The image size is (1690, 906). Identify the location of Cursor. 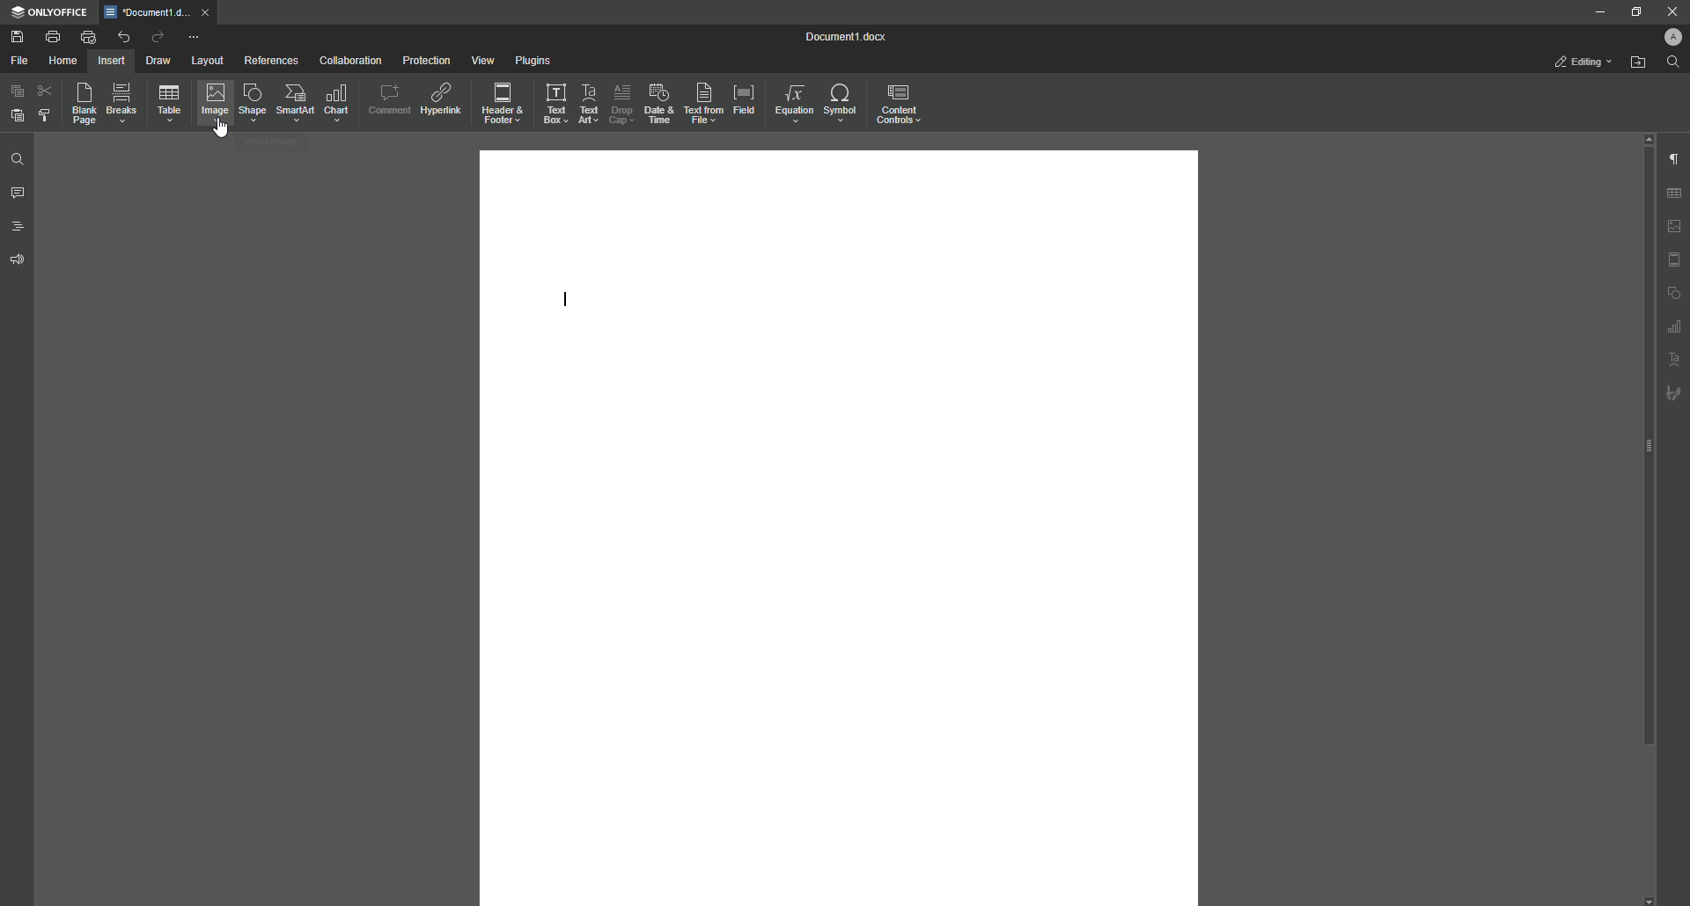
(221, 132).